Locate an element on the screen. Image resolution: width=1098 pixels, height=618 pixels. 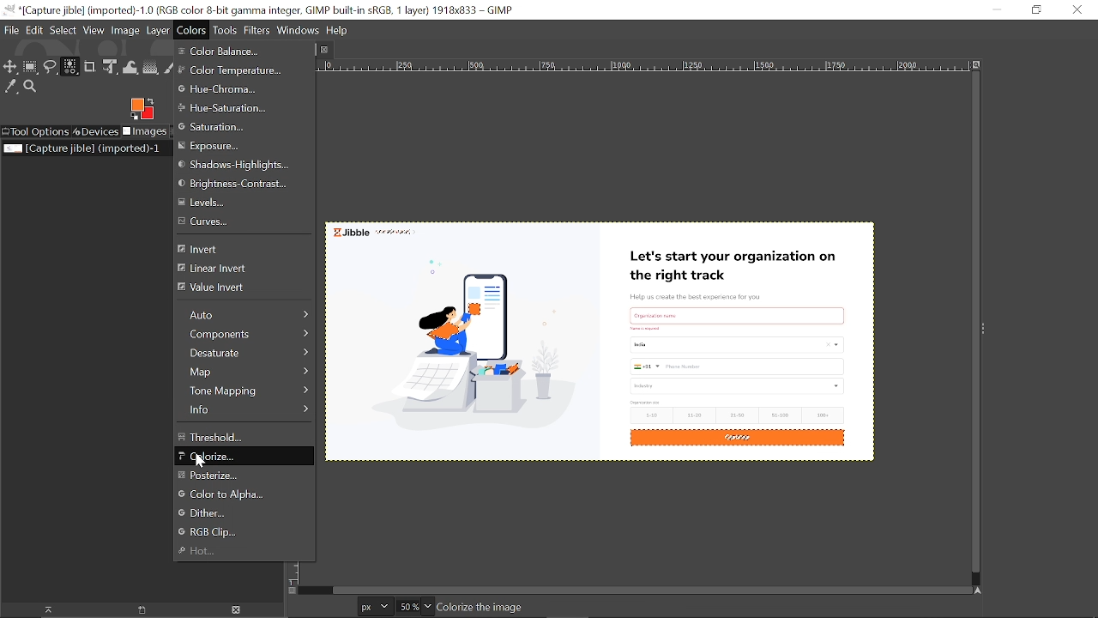
Color to alpha is located at coordinates (230, 495).